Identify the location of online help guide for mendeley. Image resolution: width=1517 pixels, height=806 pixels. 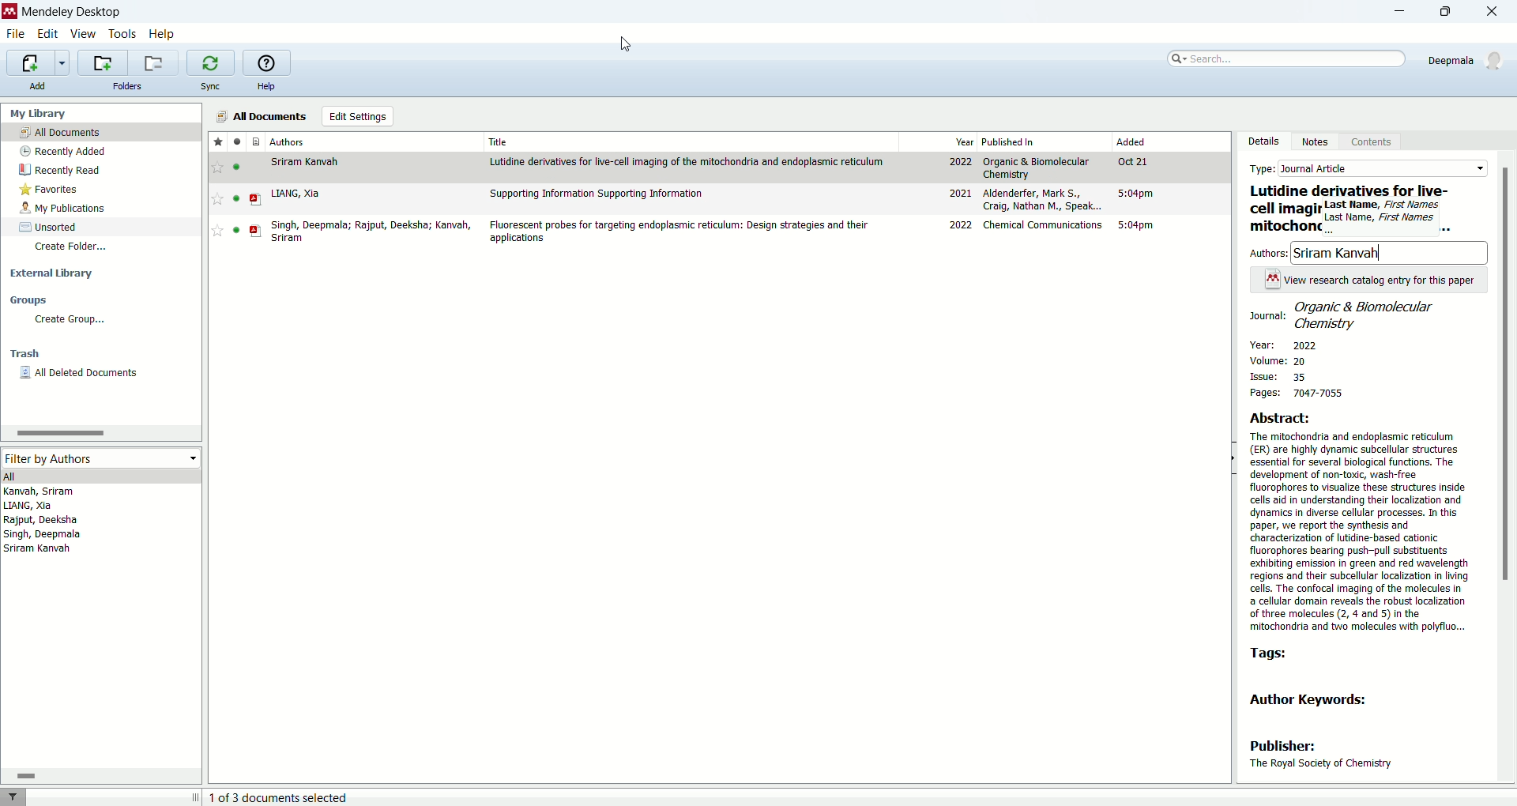
(267, 62).